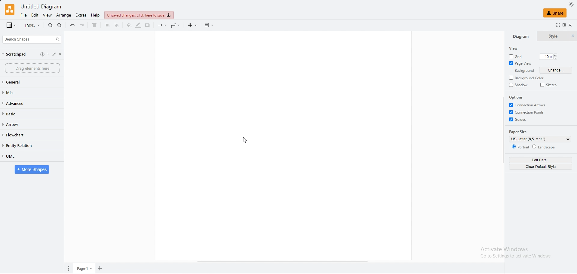 Image resolution: width=577 pixels, height=274 pixels. Describe the element at coordinates (35, 15) in the screenshot. I see `edit` at that location.